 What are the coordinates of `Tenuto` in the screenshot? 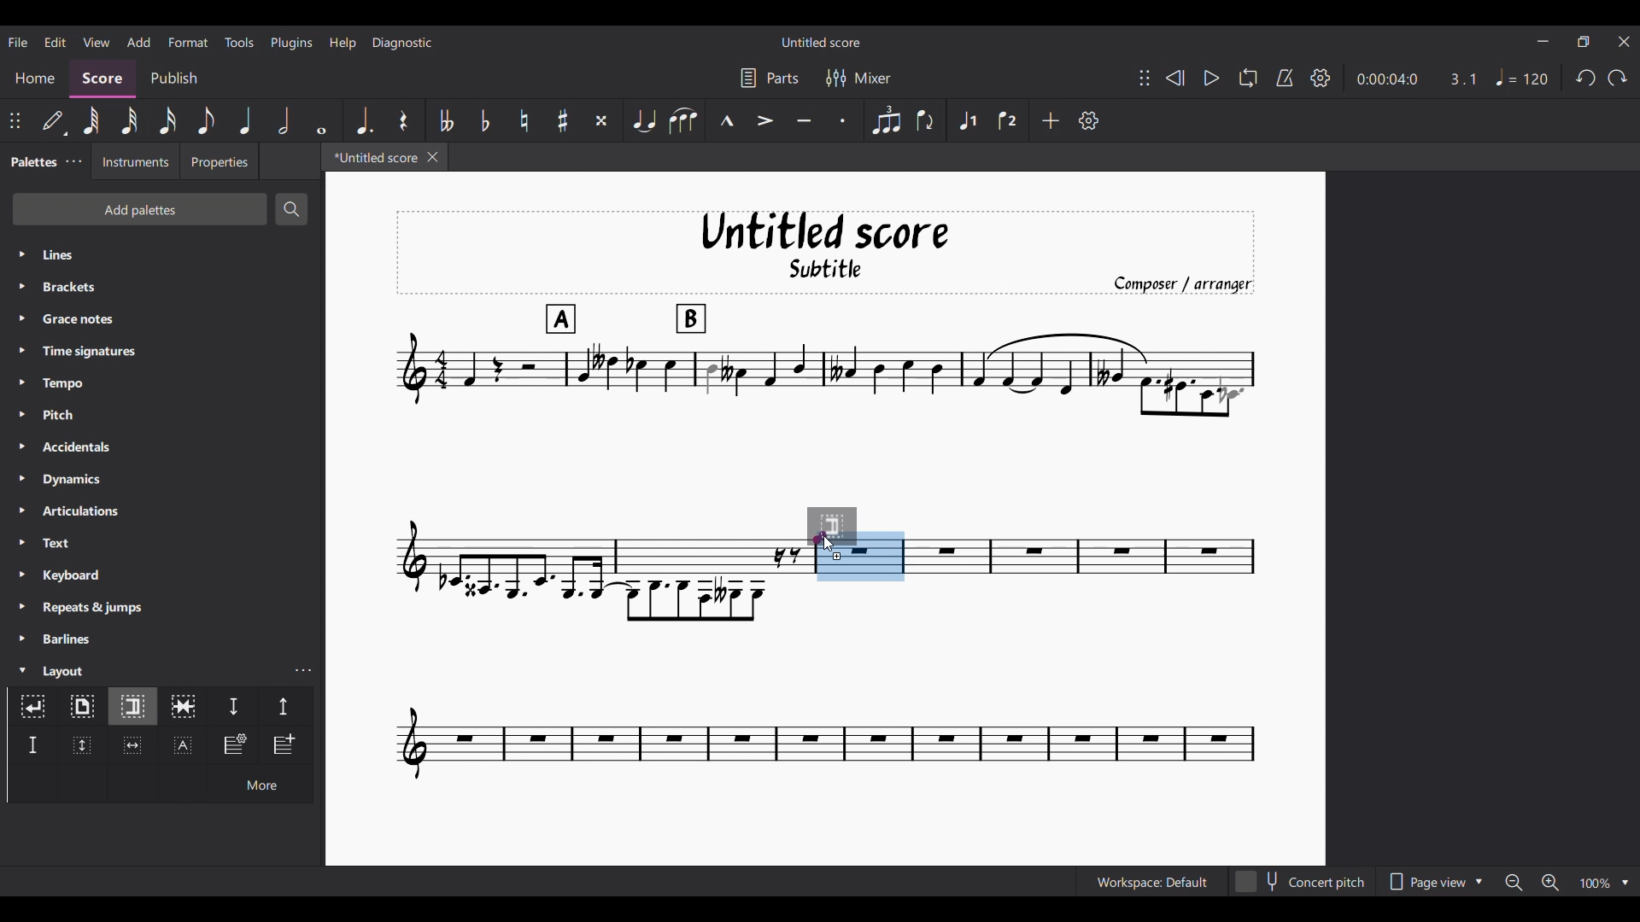 It's located at (805, 121).